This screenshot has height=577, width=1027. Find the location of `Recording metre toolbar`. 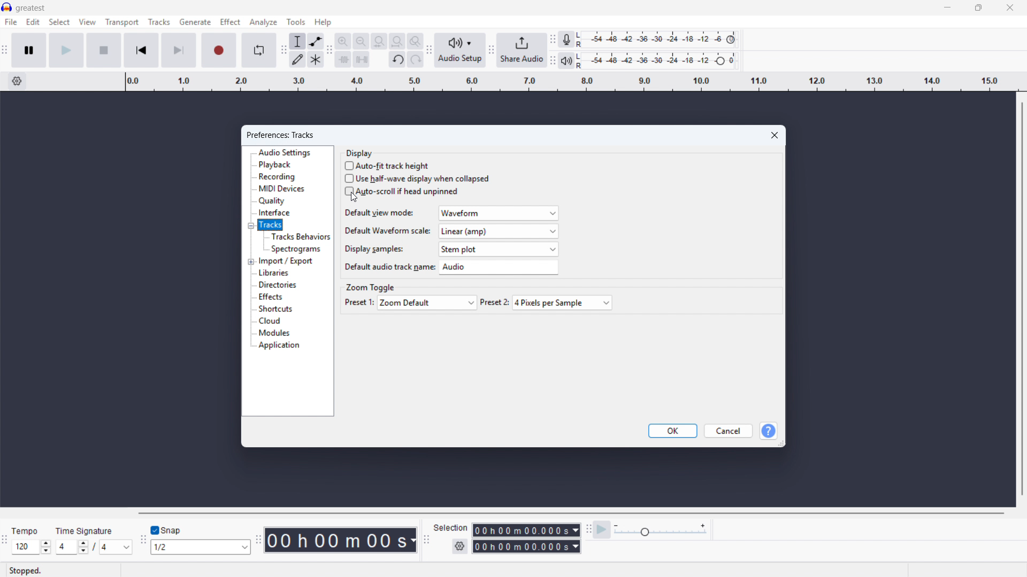

Recording metre toolbar is located at coordinates (553, 40).